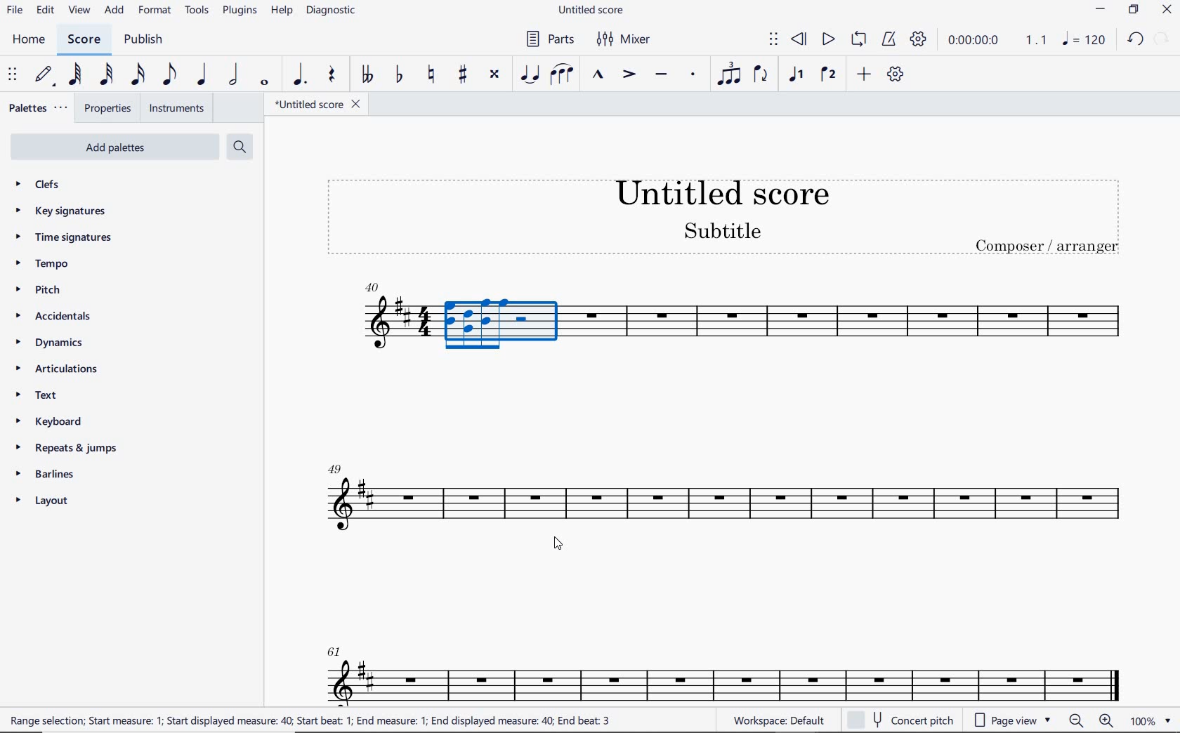  What do you see at coordinates (45, 12) in the screenshot?
I see `EDIT` at bounding box center [45, 12].